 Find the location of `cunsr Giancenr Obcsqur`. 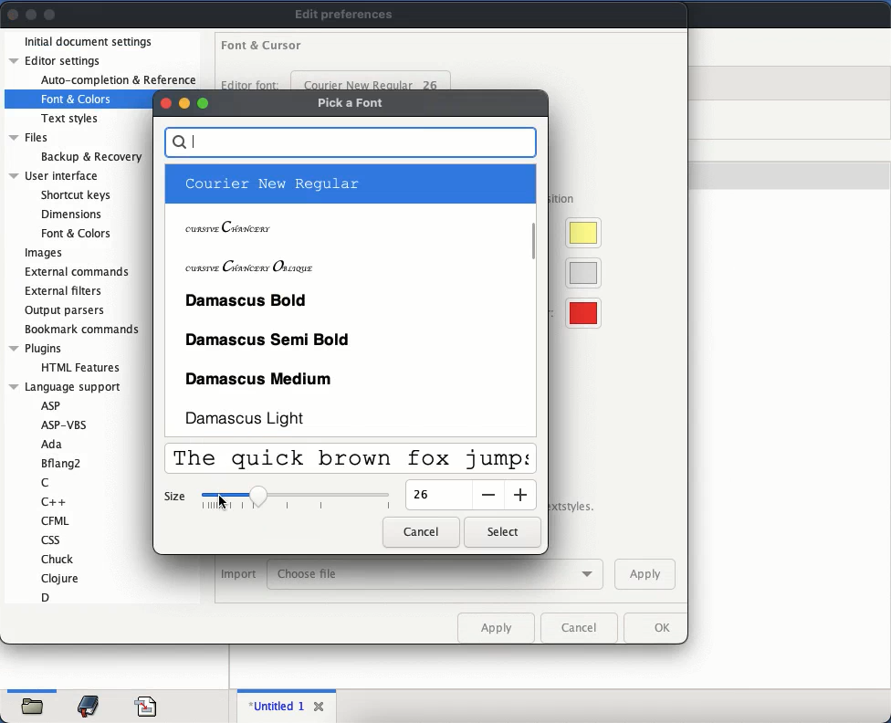

cunsr Giancenr Obcsqur is located at coordinates (250, 266).